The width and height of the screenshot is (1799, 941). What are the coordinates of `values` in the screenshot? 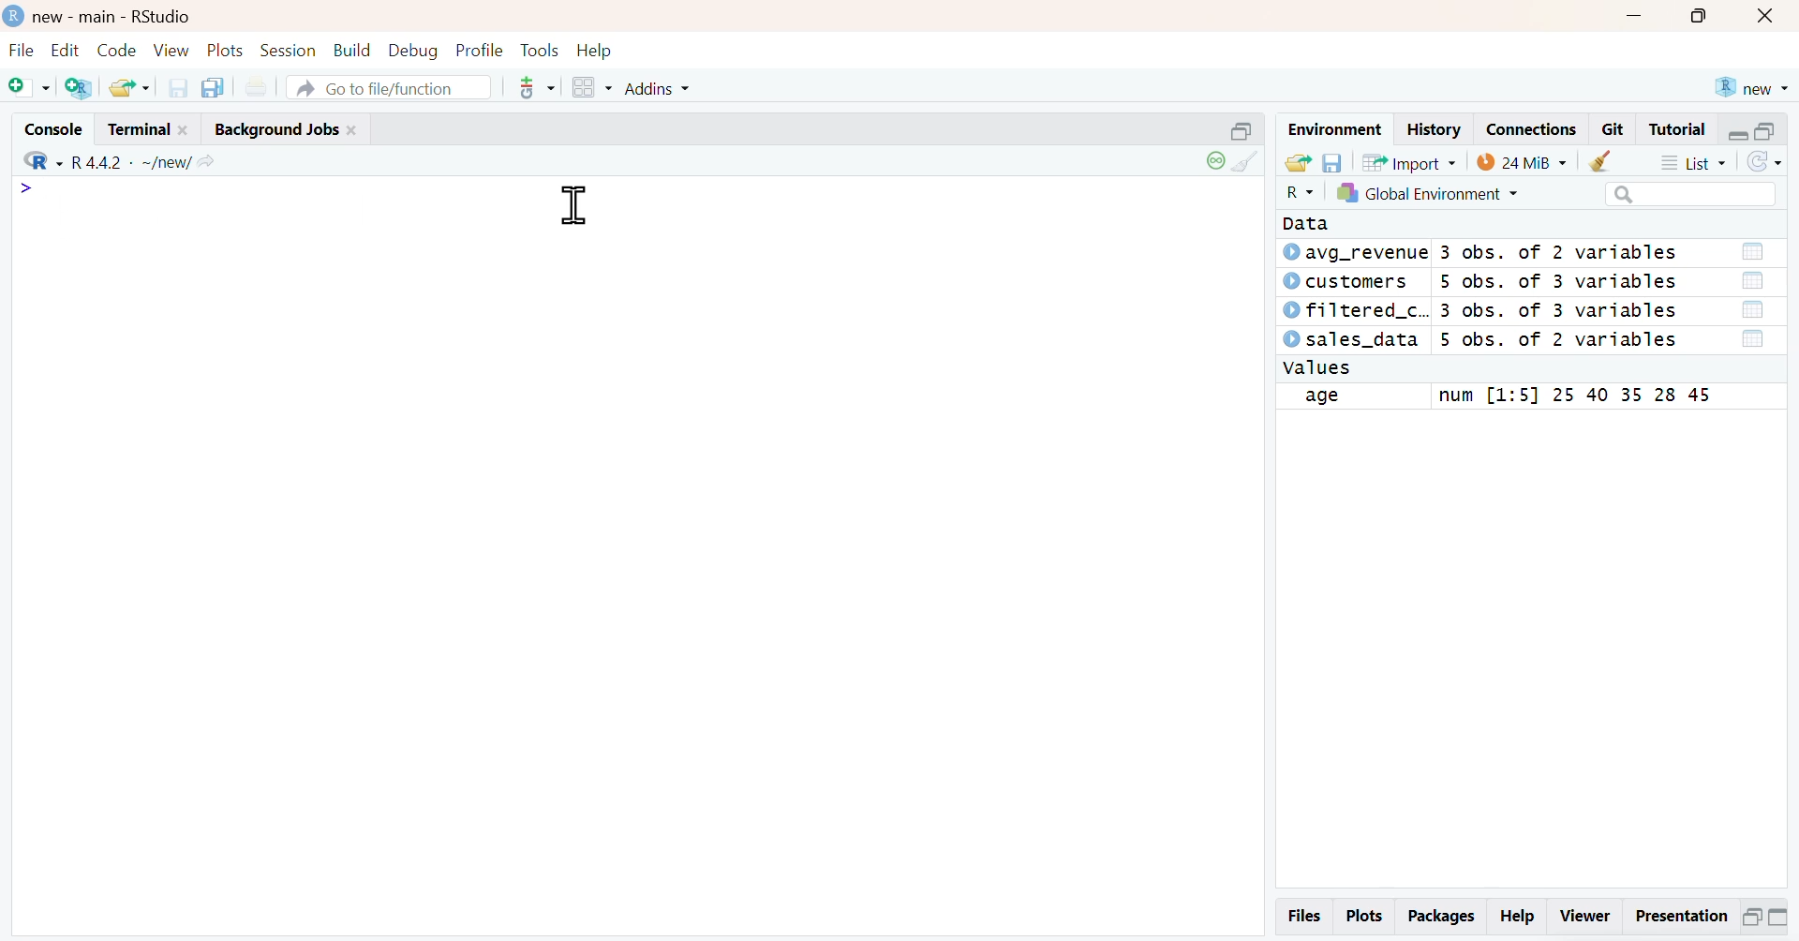 It's located at (1318, 368).